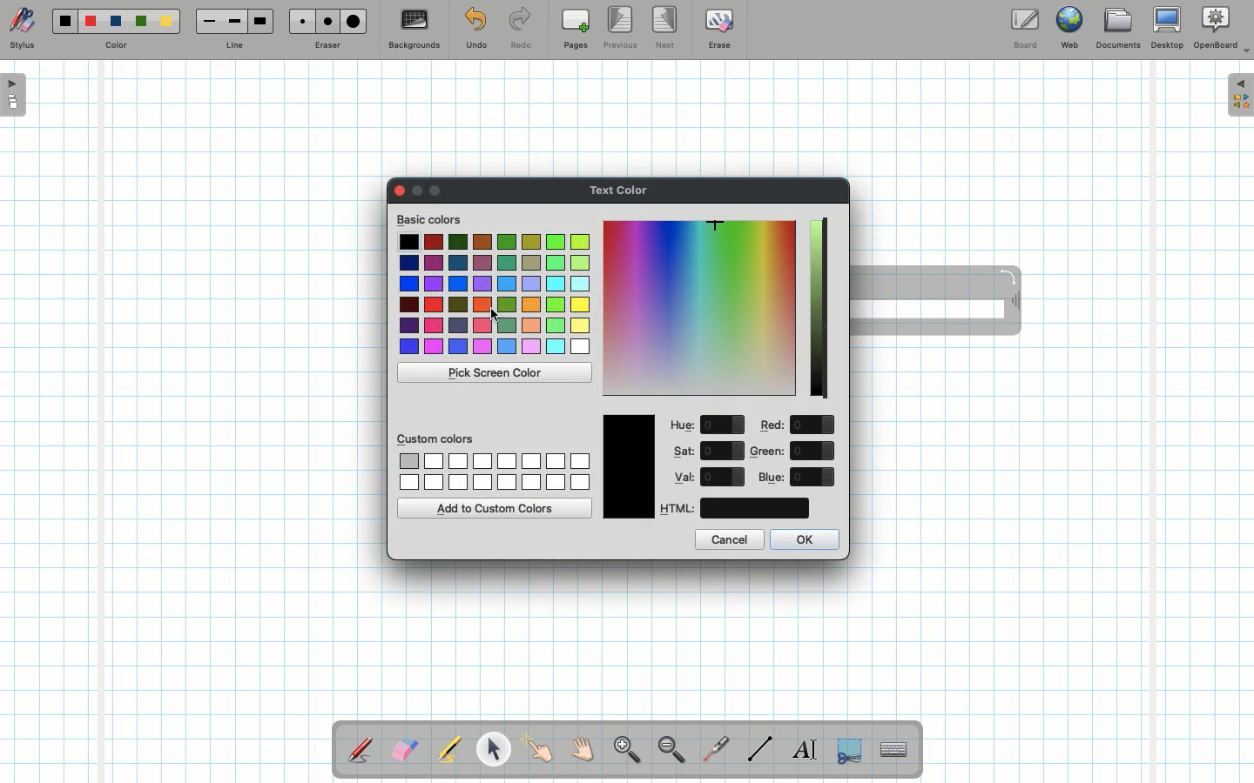 Image resolution: width=1254 pixels, height=783 pixels. Describe the element at coordinates (729, 539) in the screenshot. I see `Cancel` at that location.